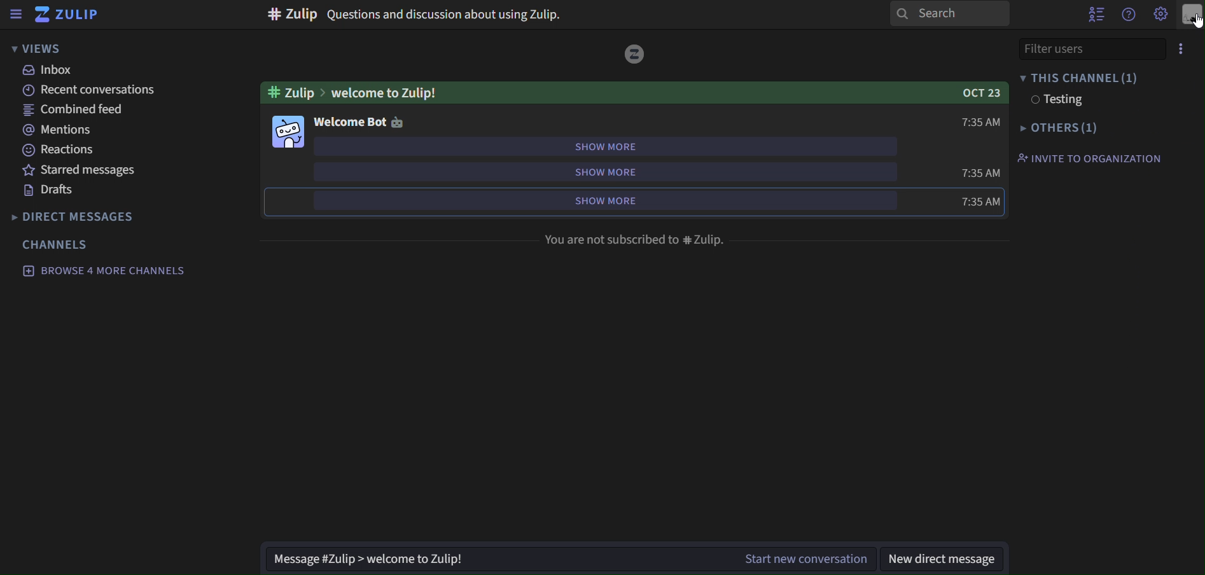  I want to click on #Zulip> welcome to Zulip!, so click(355, 92).